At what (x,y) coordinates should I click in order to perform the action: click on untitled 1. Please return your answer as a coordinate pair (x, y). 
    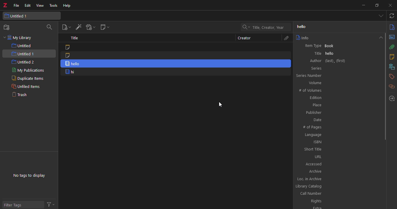
    Looking at the image, I should click on (32, 16).